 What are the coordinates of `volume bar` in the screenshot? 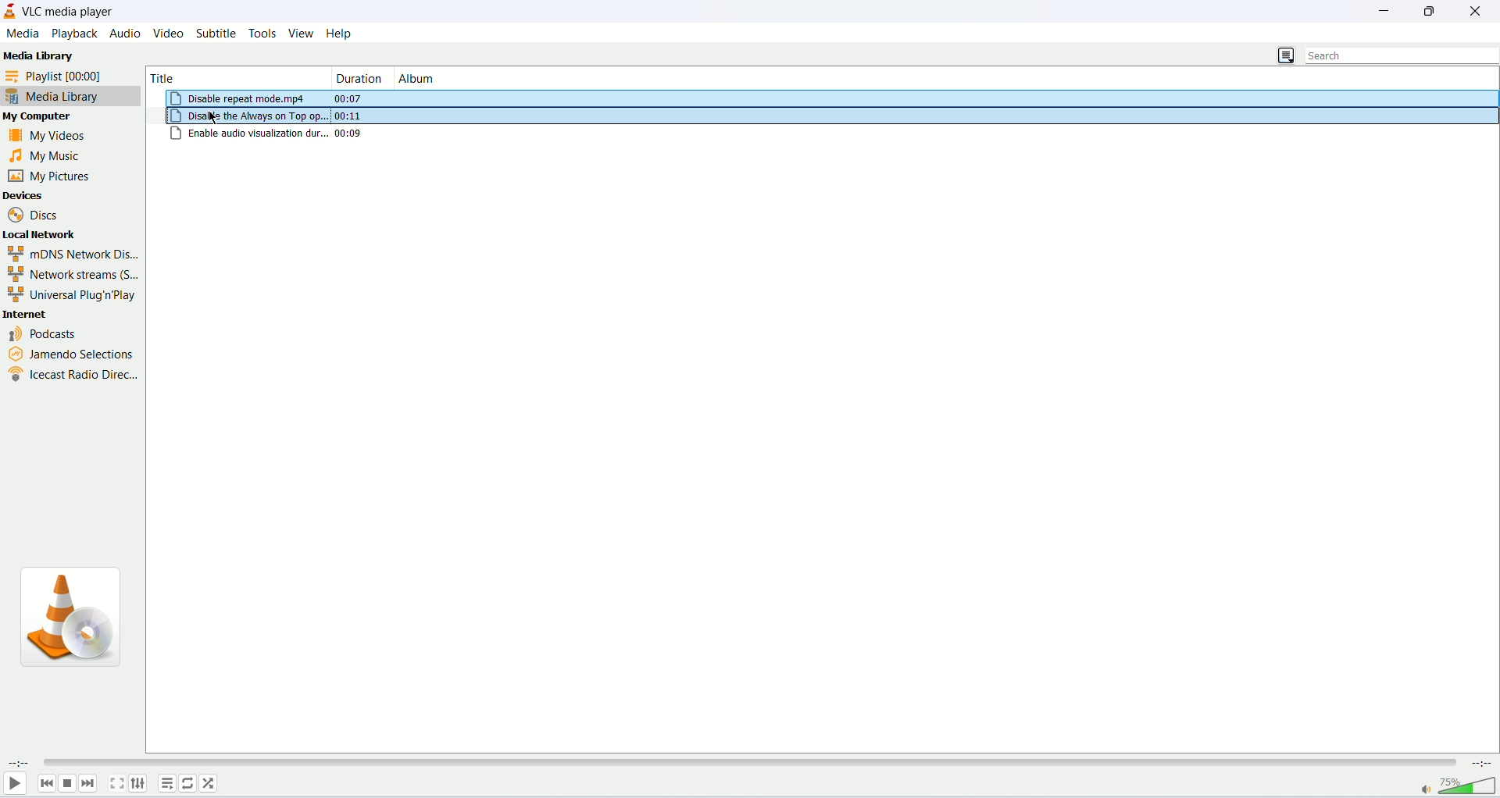 It's located at (1469, 786).